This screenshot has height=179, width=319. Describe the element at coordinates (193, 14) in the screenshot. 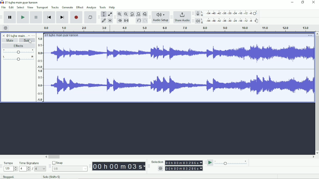

I see `Audacity recording meter toolbar ` at that location.